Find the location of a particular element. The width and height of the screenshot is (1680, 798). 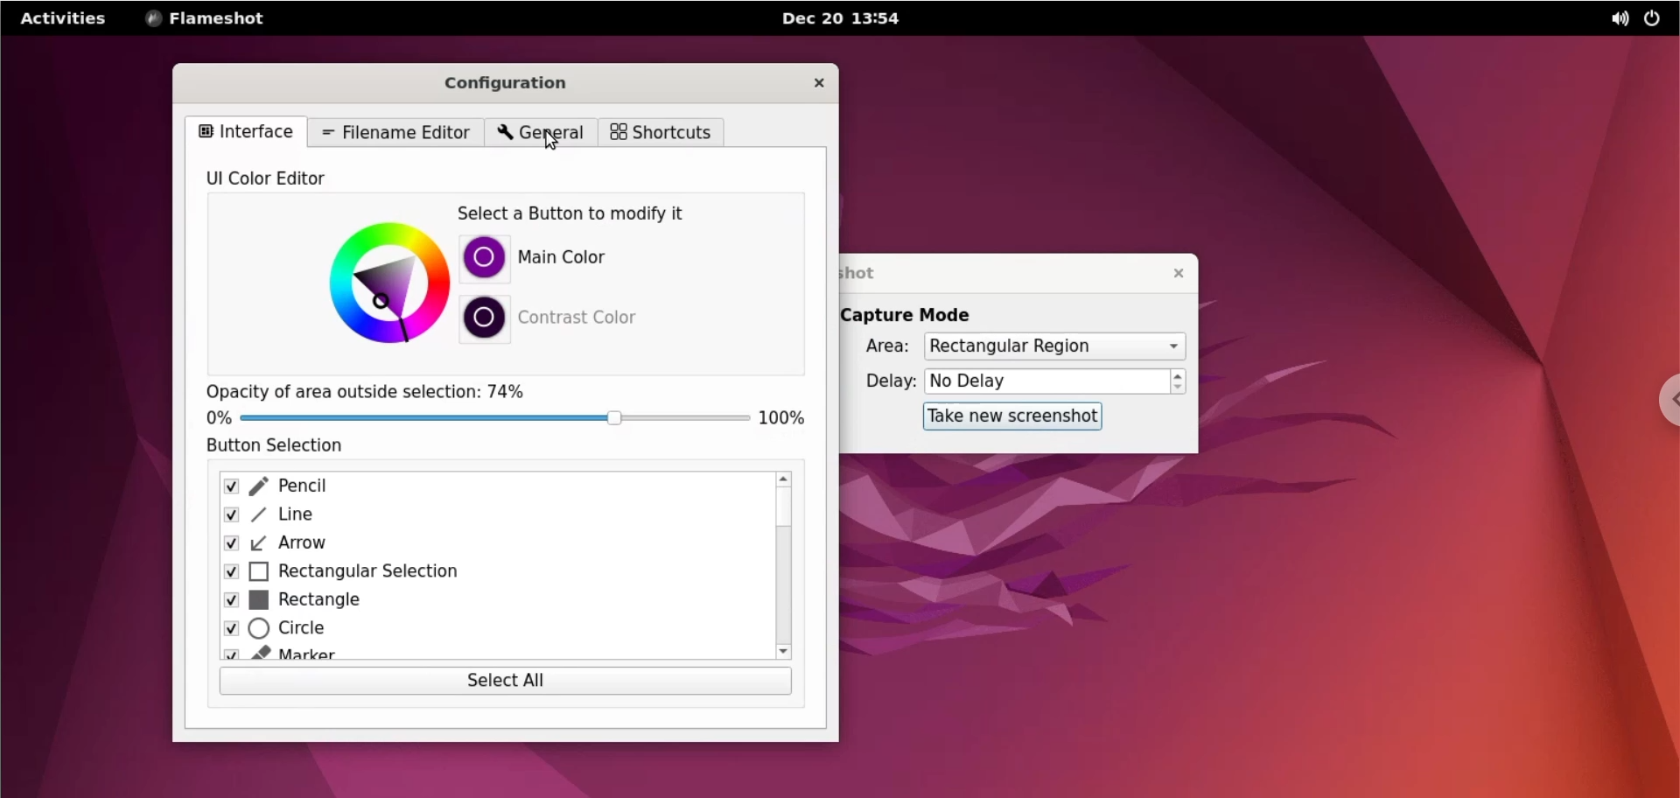

100%  is located at coordinates (786, 418).